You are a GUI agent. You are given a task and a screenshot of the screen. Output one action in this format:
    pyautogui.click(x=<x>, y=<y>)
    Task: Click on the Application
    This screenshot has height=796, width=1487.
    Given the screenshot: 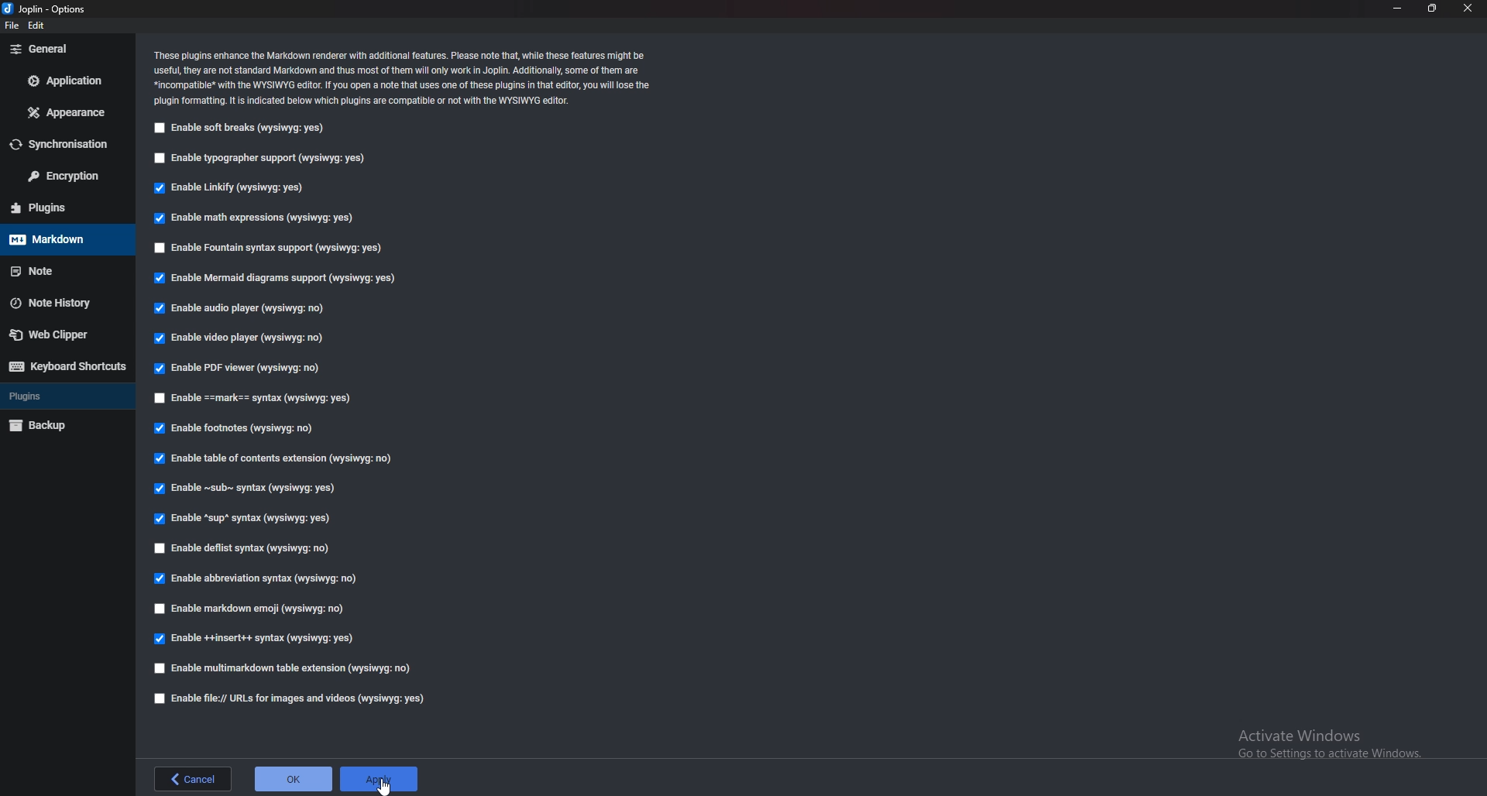 What is the action you would take?
    pyautogui.click(x=71, y=81)
    